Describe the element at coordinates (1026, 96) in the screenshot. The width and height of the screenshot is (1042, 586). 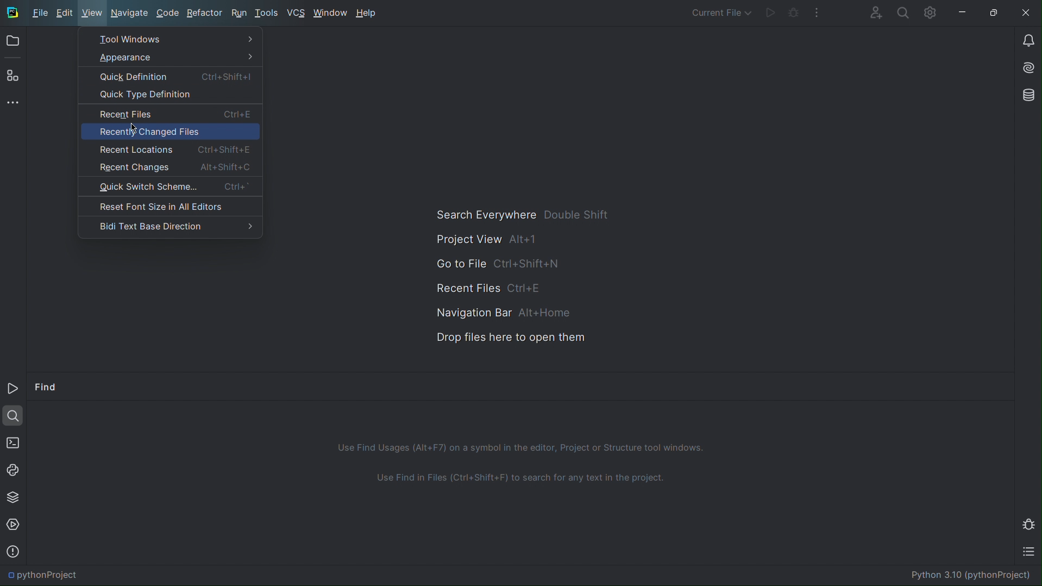
I see `Databases` at that location.